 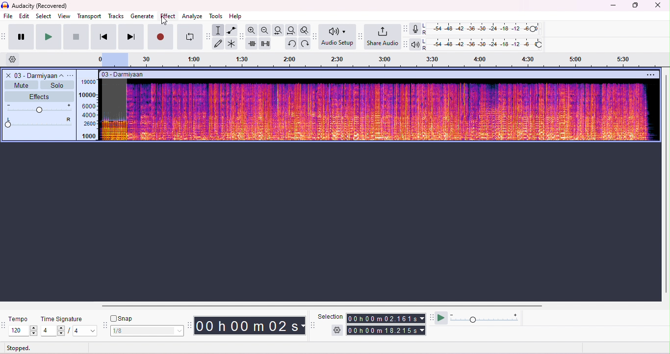 What do you see at coordinates (165, 22) in the screenshot?
I see `cursor movement` at bounding box center [165, 22].